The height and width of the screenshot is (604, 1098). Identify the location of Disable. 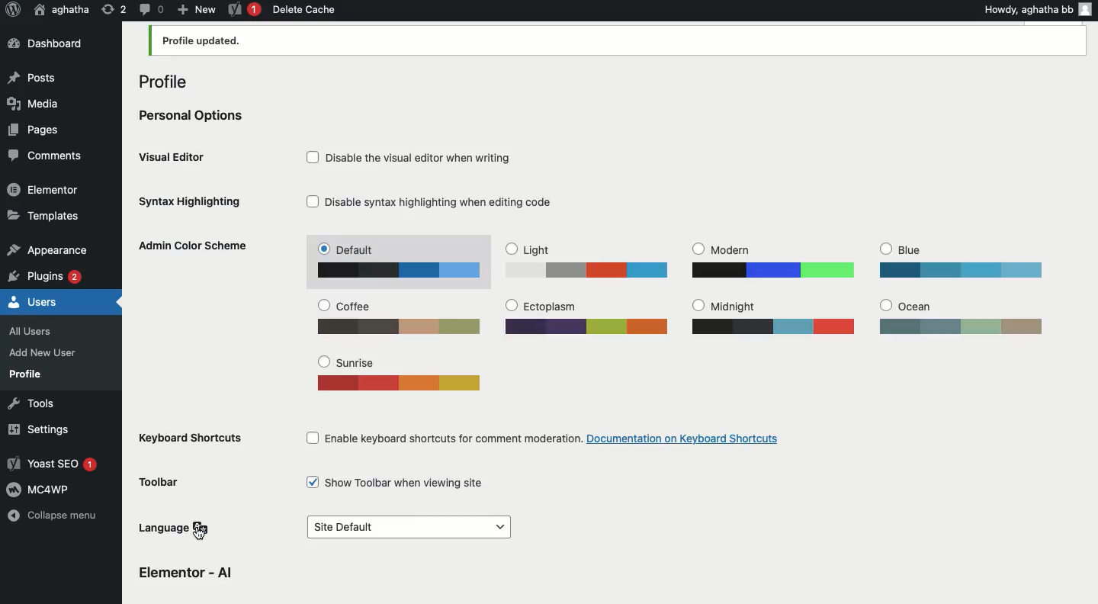
(432, 202).